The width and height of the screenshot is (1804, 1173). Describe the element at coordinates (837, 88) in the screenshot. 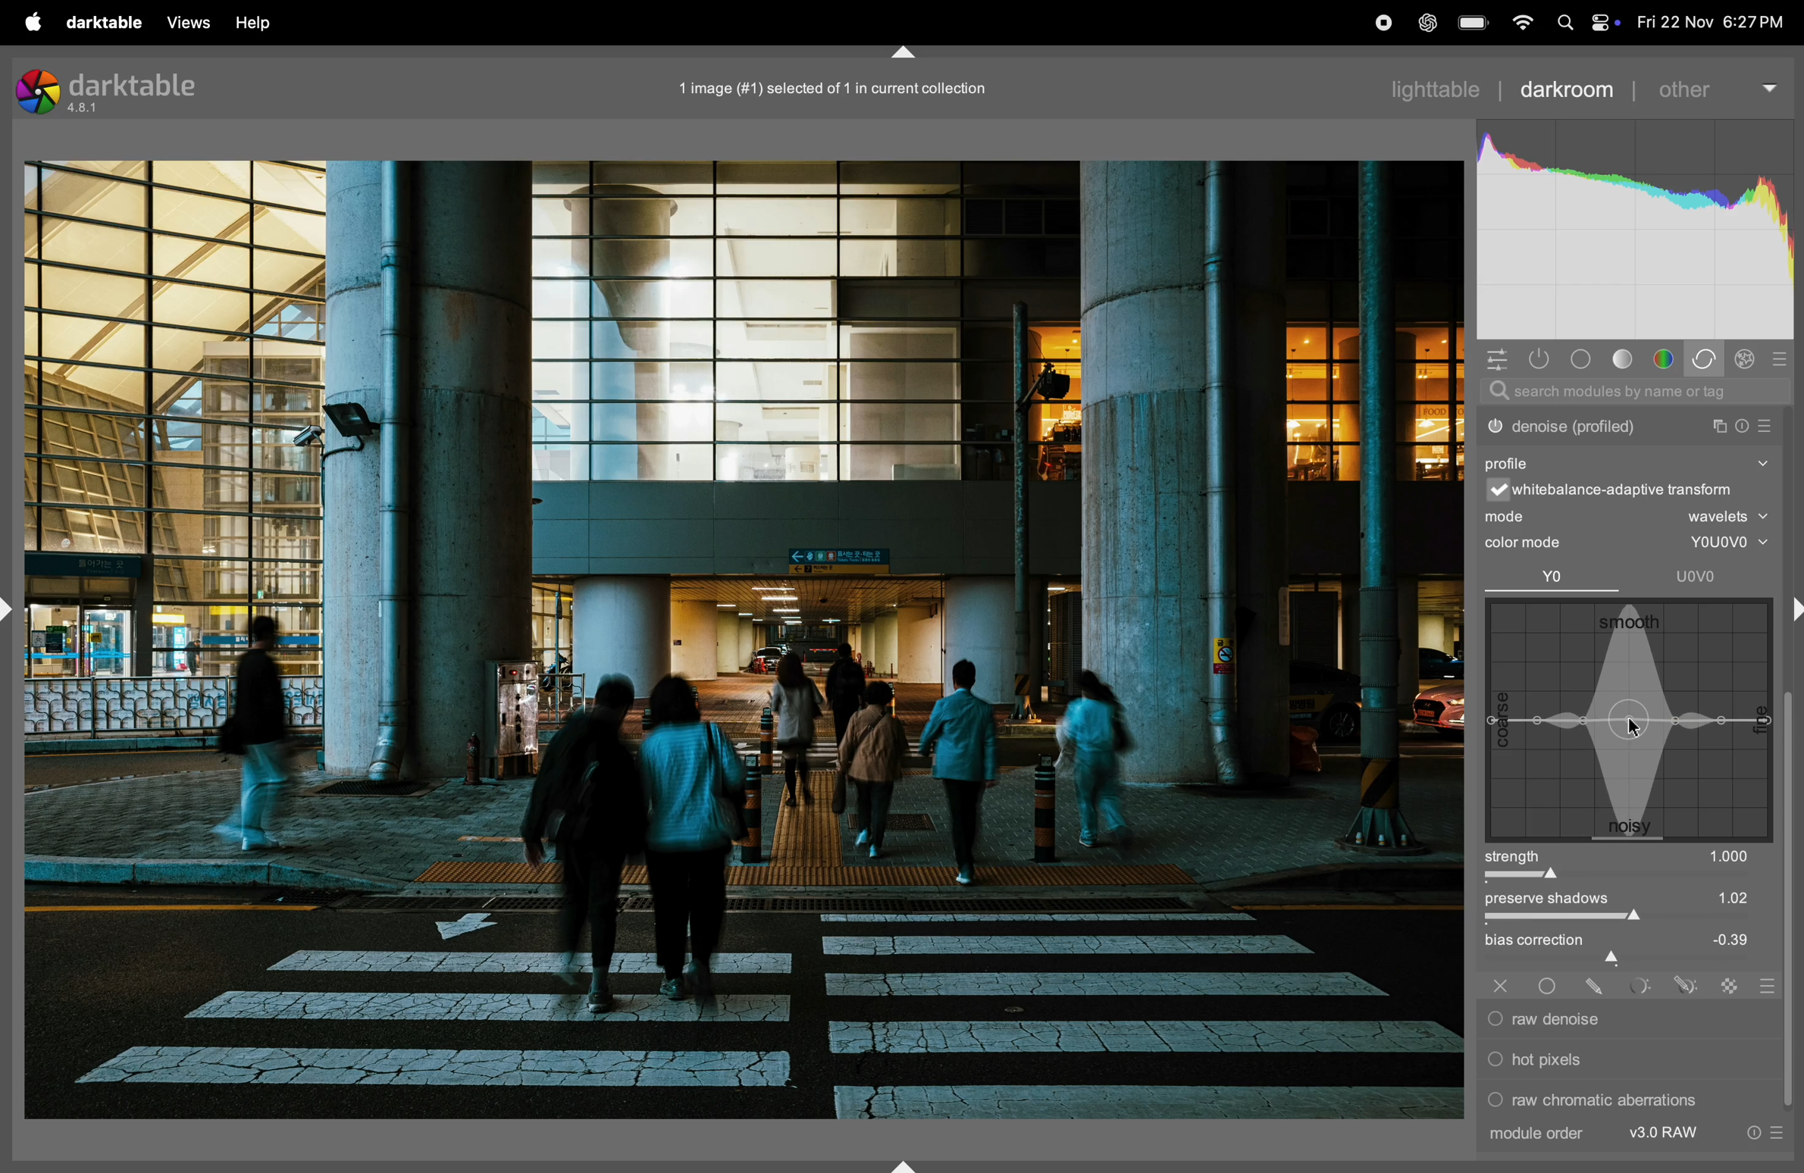

I see `1 imge selected` at that location.